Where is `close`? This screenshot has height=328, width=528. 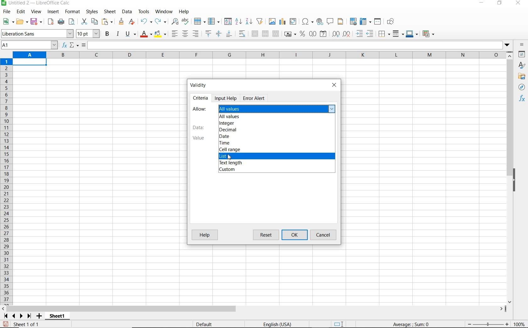 close is located at coordinates (518, 3).